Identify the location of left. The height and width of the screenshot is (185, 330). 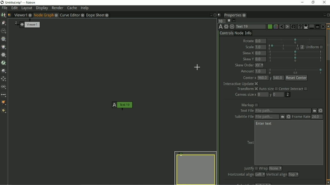
(259, 174).